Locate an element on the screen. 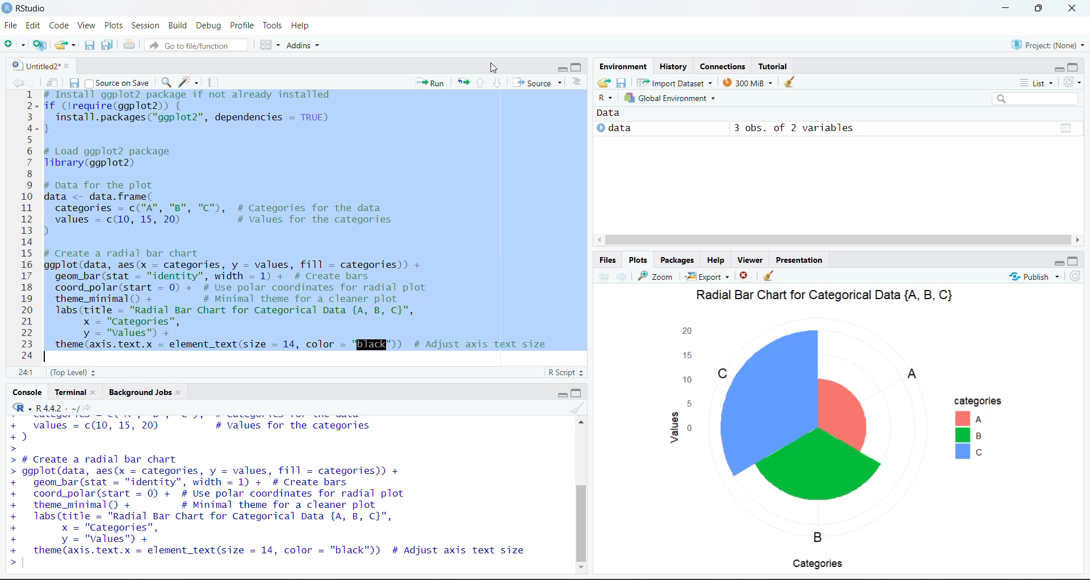  R Script  is located at coordinates (561, 372).